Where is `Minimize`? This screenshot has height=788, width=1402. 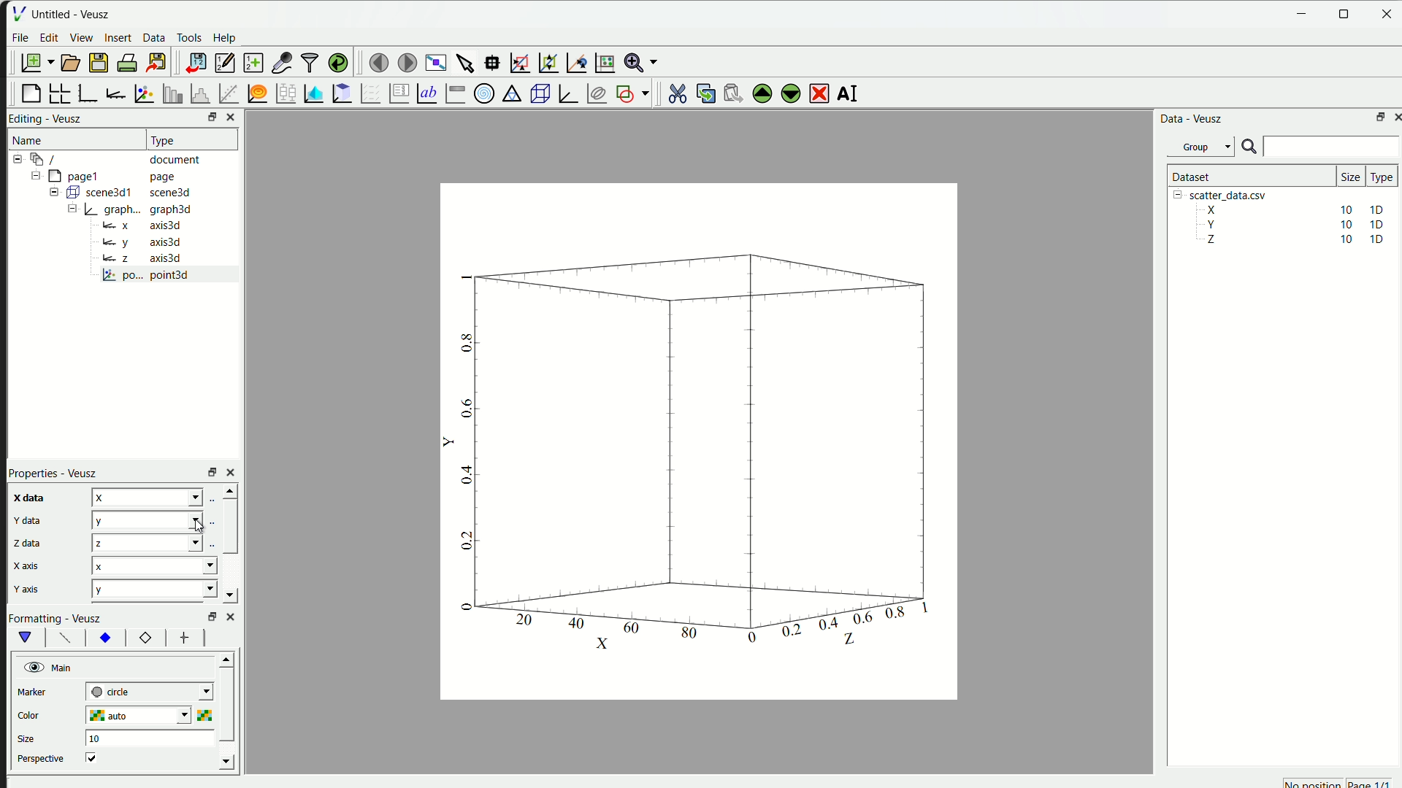
Minimize is located at coordinates (1303, 13).